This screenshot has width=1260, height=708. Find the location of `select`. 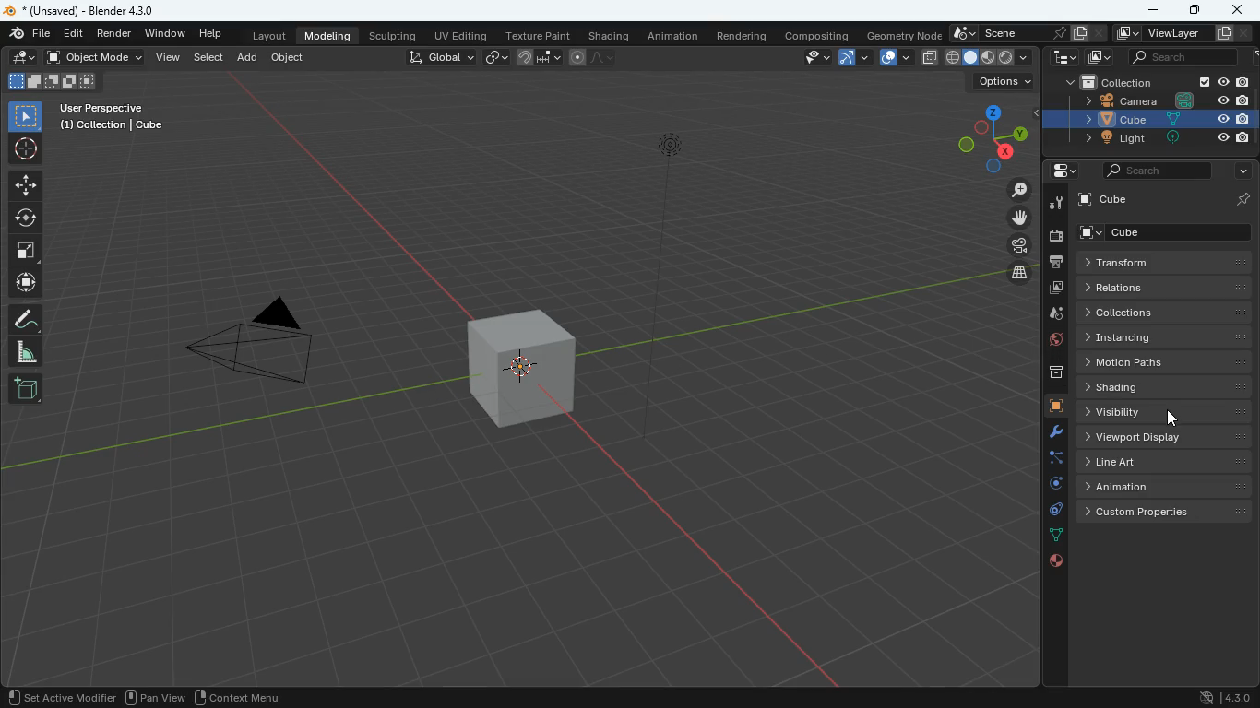

select is located at coordinates (209, 59).